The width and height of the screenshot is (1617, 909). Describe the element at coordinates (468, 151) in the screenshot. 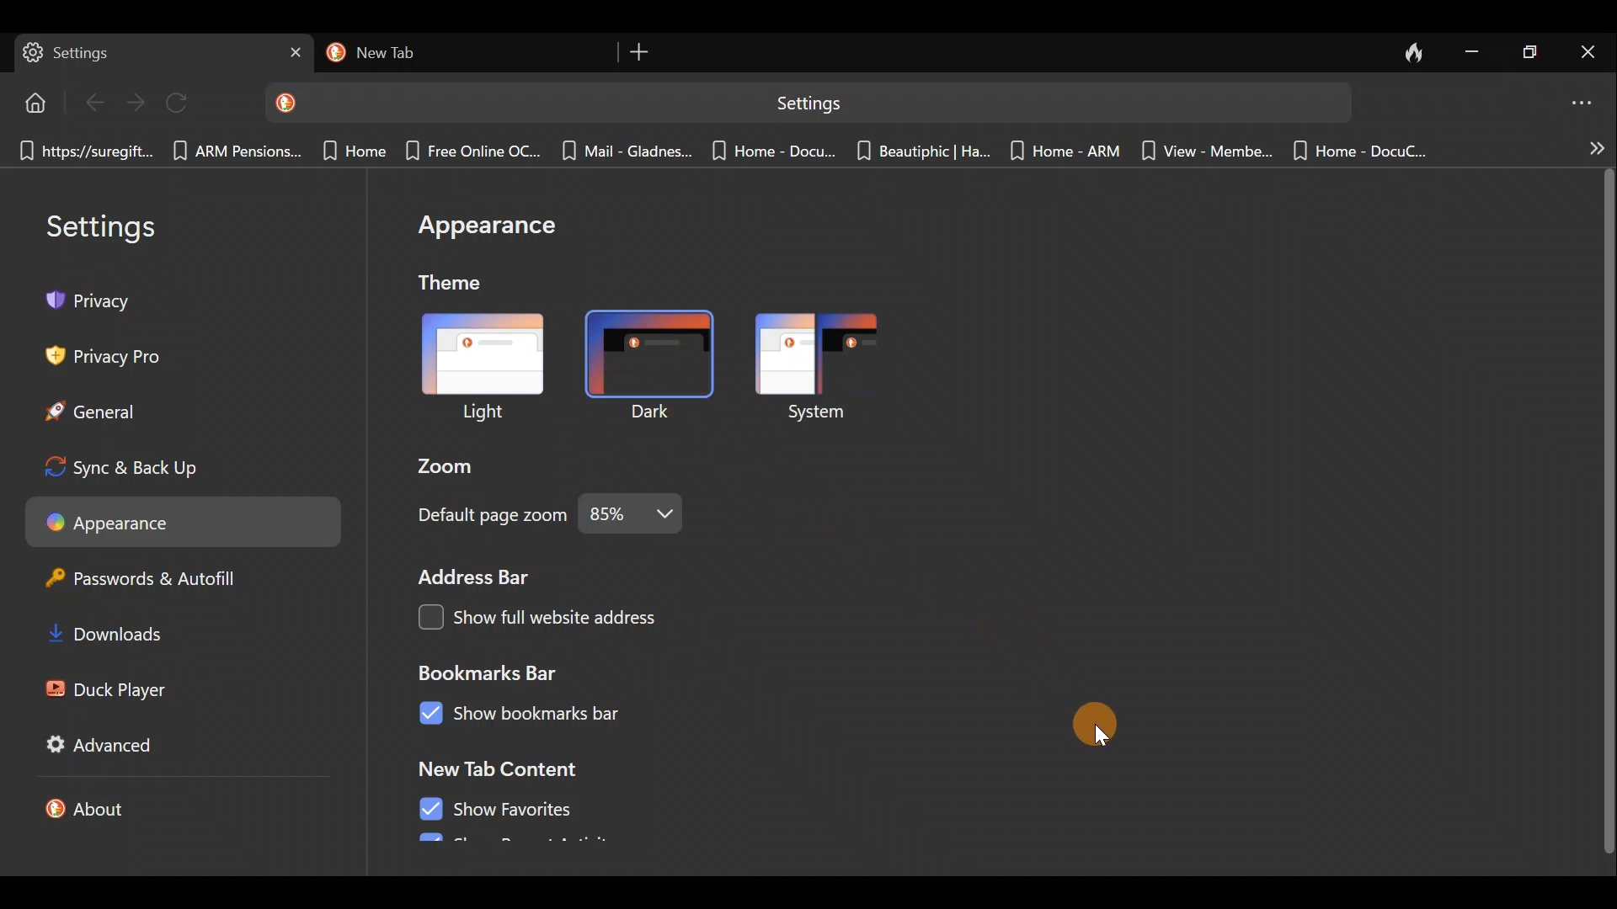

I see `Bookmark 4` at that location.